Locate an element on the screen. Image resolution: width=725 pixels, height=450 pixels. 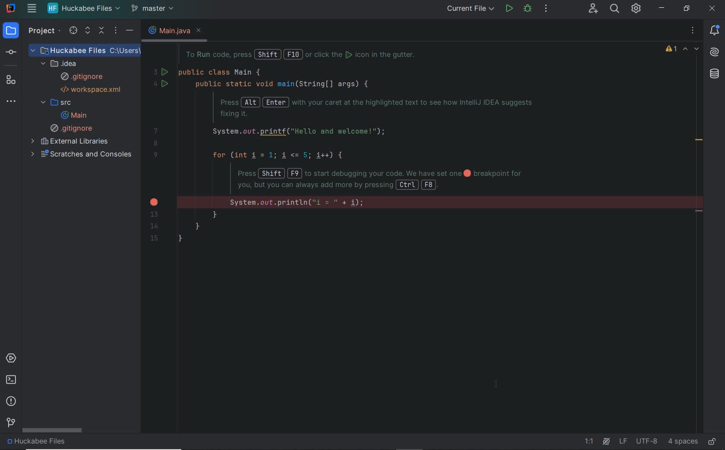
problems is located at coordinates (12, 401).